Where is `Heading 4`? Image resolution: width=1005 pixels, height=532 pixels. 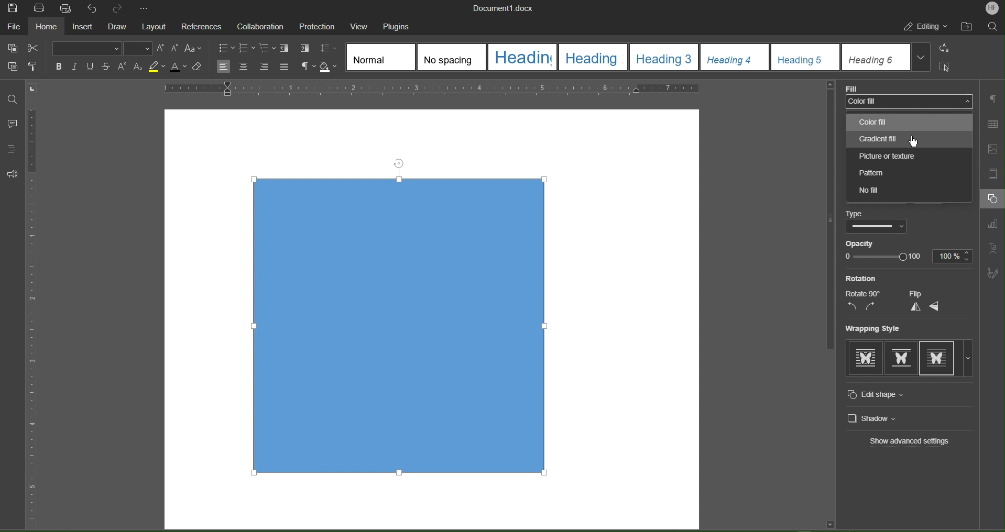
Heading 4 is located at coordinates (733, 57).